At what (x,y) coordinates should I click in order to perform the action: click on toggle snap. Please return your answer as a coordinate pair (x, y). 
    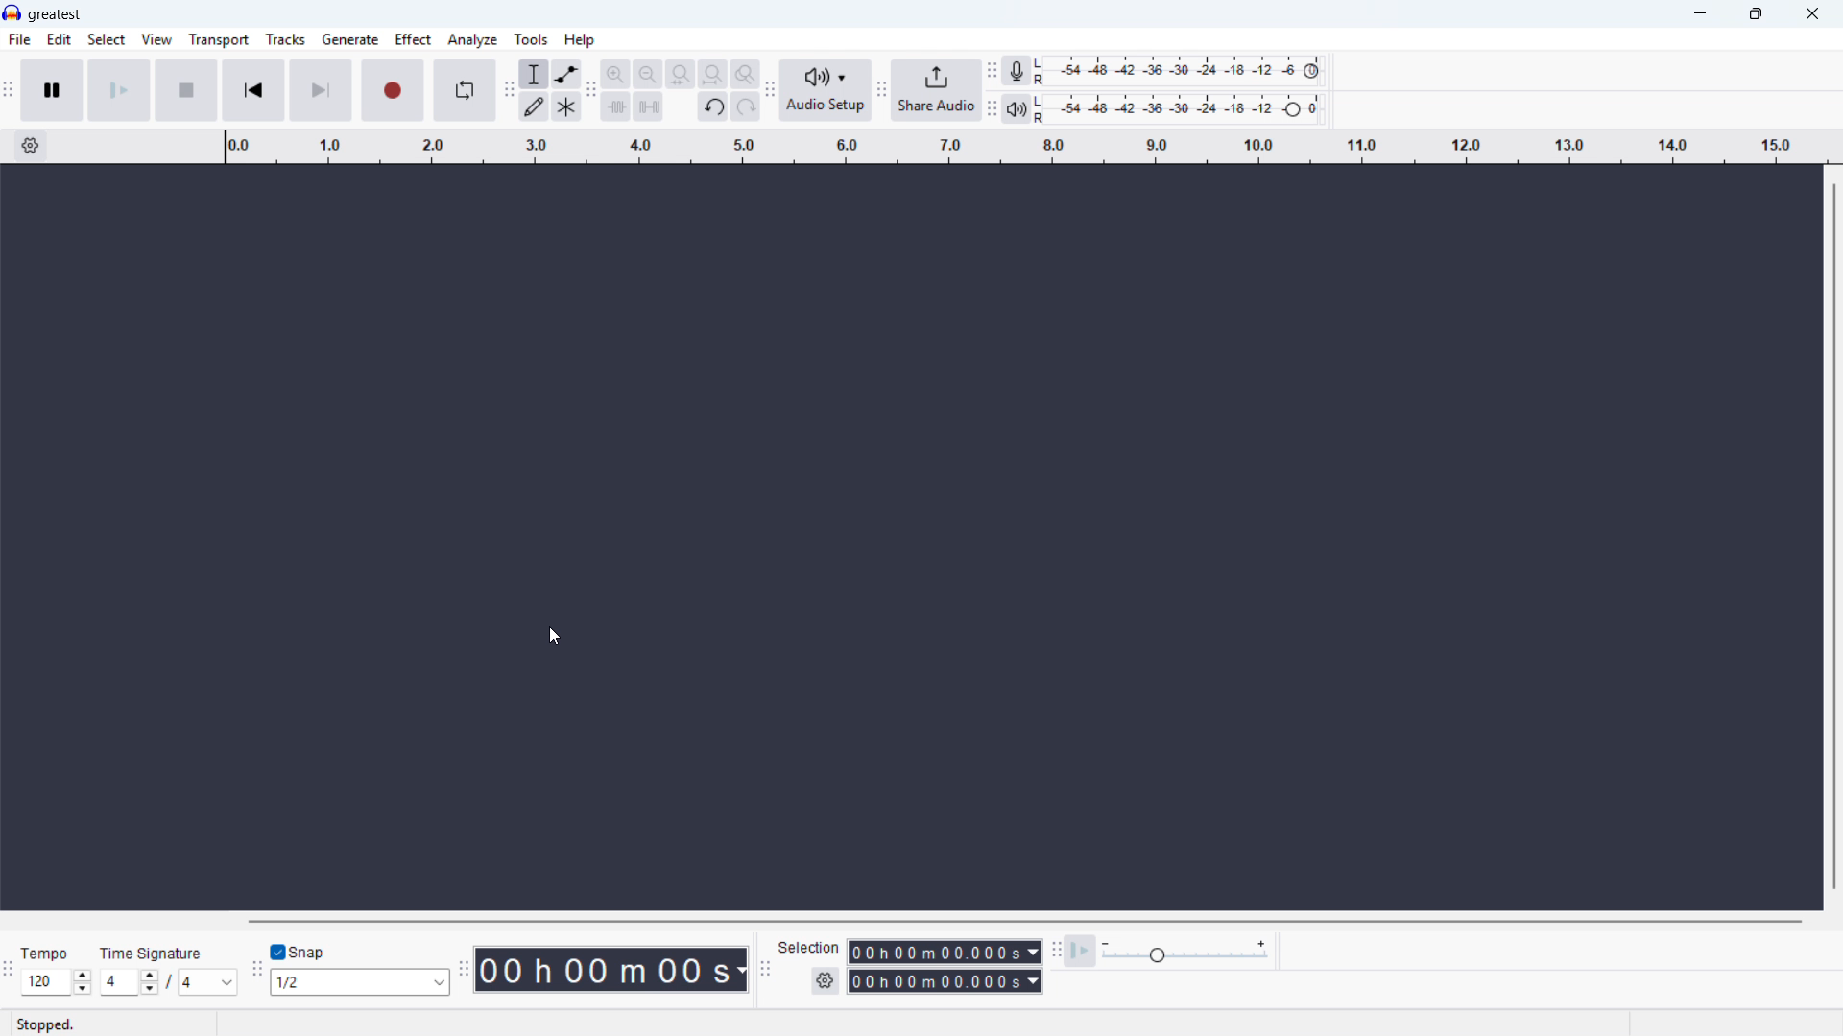
    Looking at the image, I should click on (301, 952).